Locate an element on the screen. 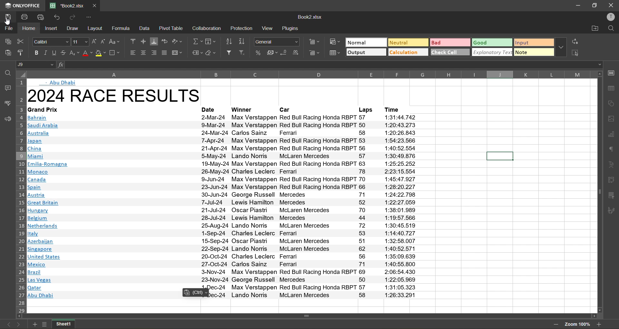  move right is located at coordinates (594, 316).